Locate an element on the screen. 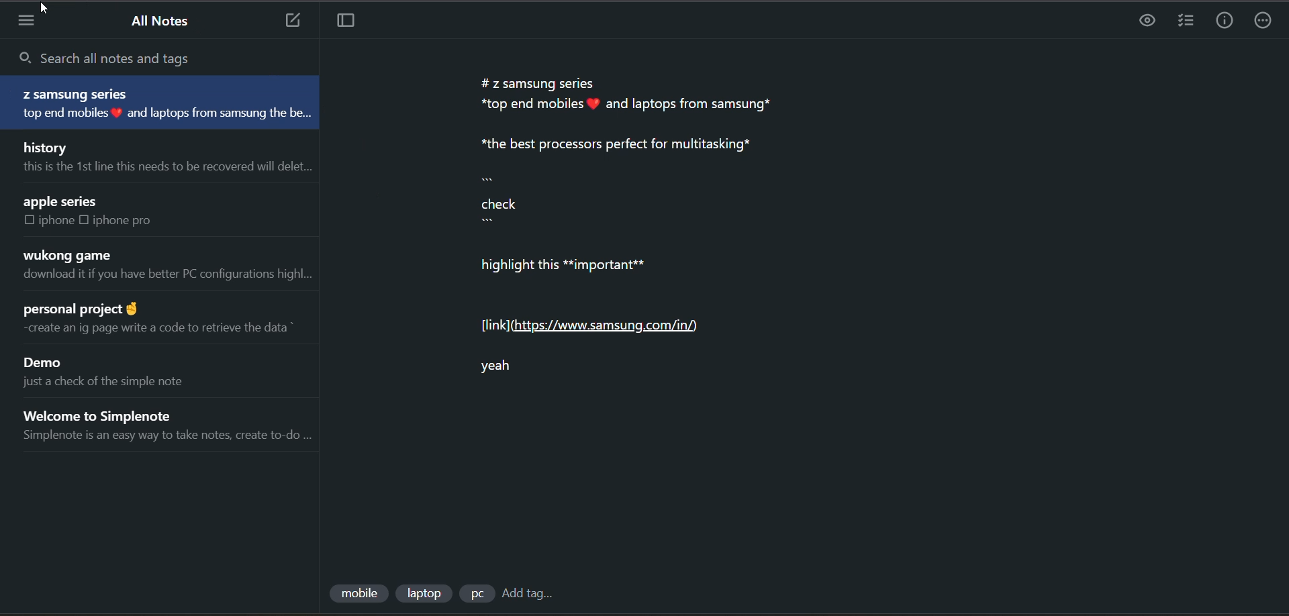  actions is located at coordinates (1268, 20).